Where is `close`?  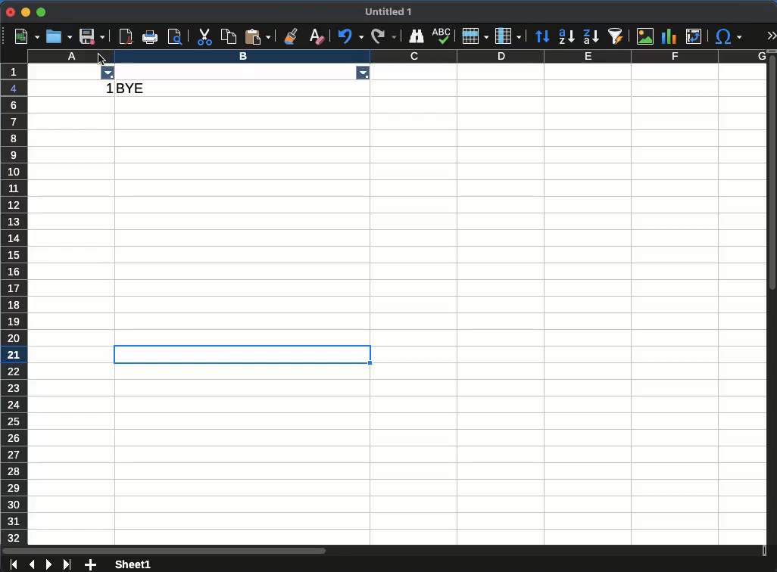 close is located at coordinates (10, 12).